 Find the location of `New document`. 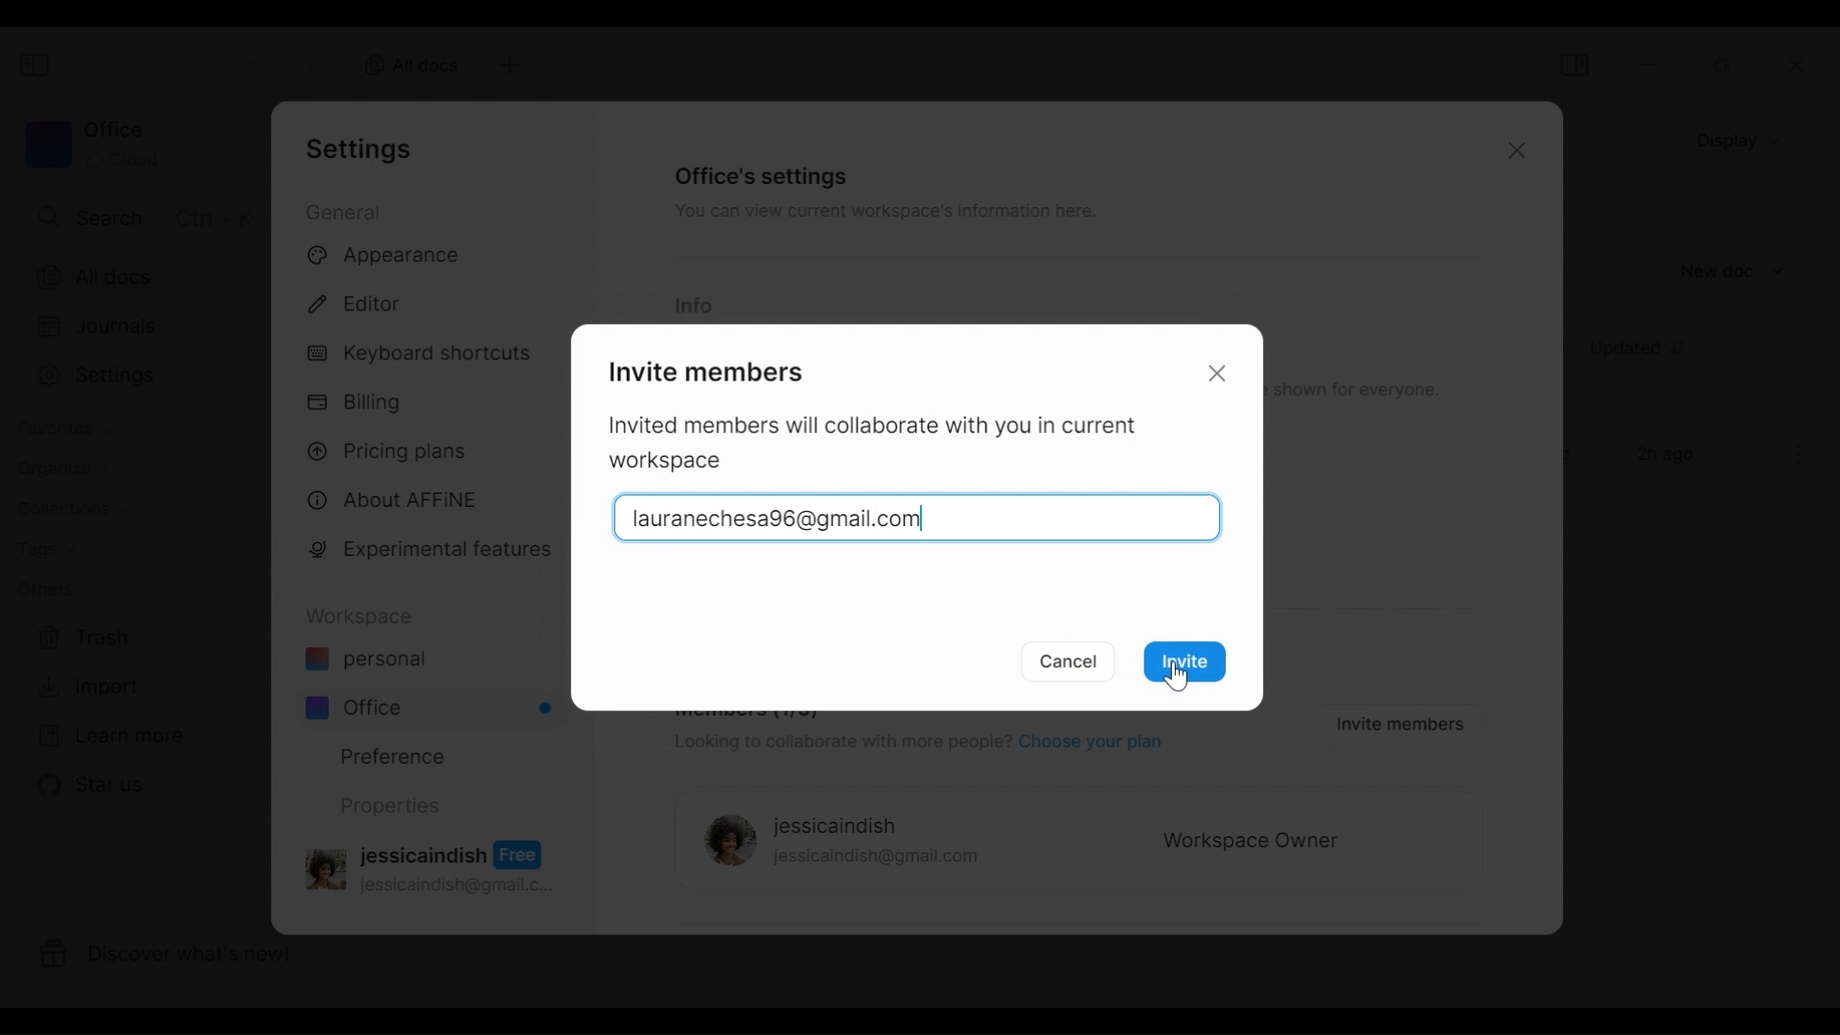

New document is located at coordinates (1734, 271).